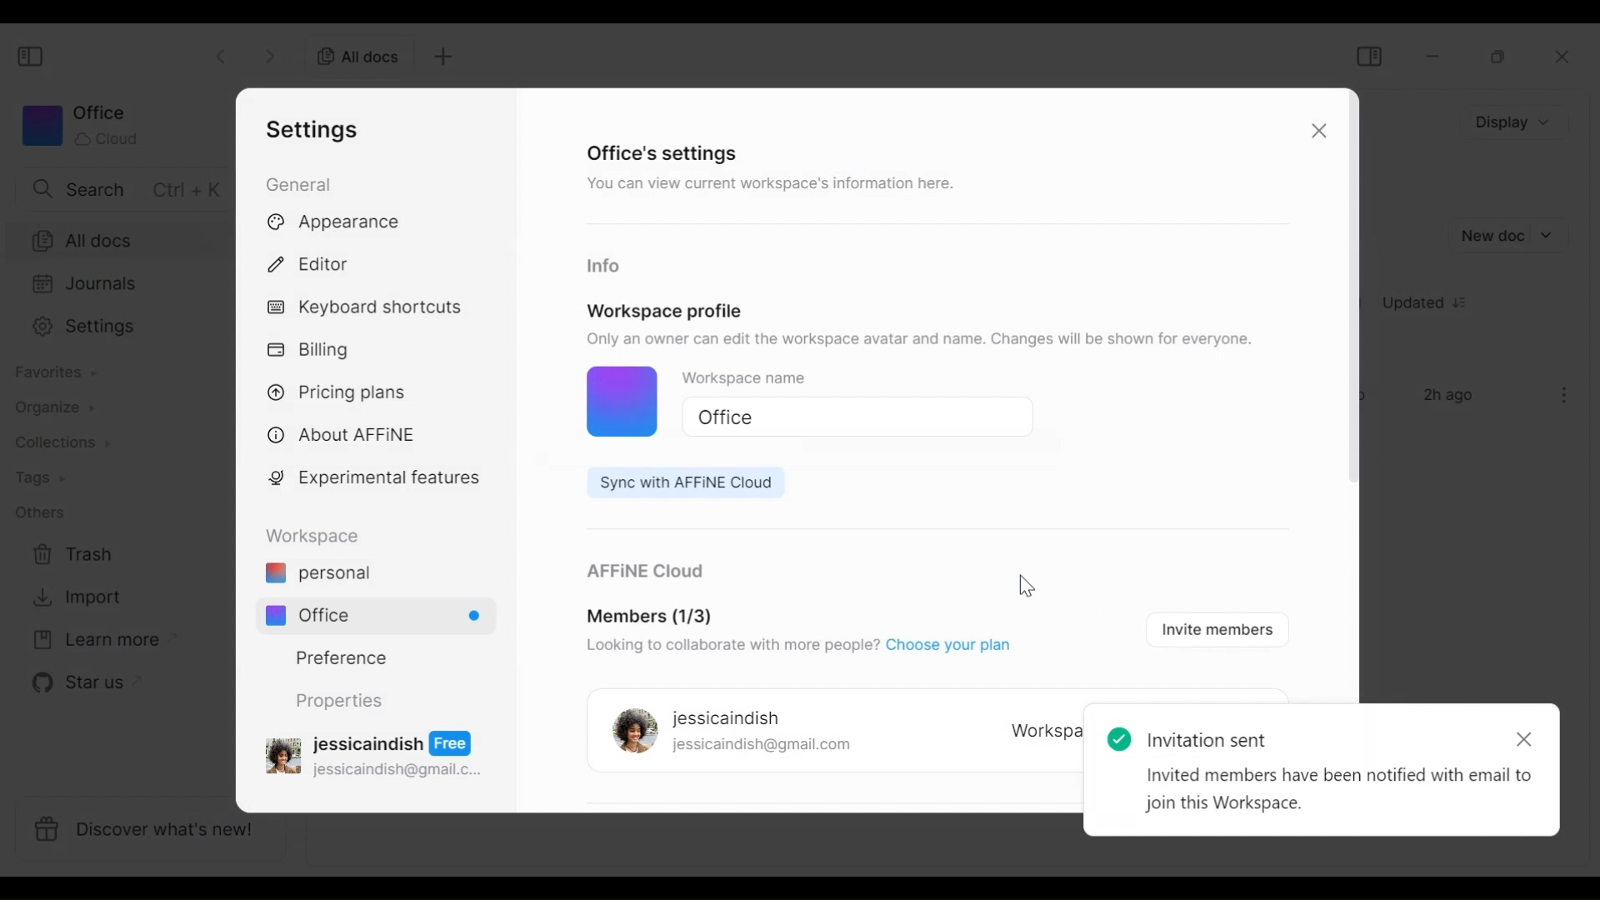 This screenshot has width=1600, height=900. What do you see at coordinates (663, 152) in the screenshot?
I see `Office's settings` at bounding box center [663, 152].